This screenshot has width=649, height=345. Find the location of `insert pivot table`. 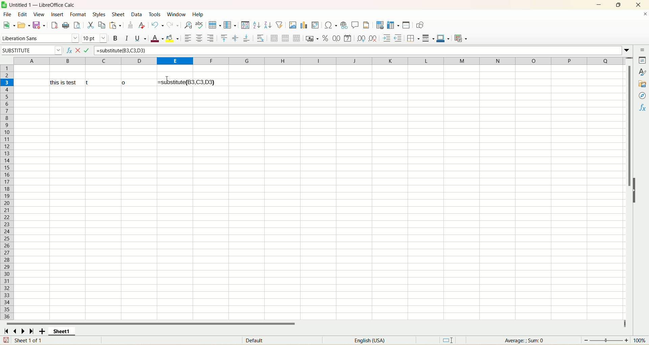

insert pivot table is located at coordinates (315, 25).